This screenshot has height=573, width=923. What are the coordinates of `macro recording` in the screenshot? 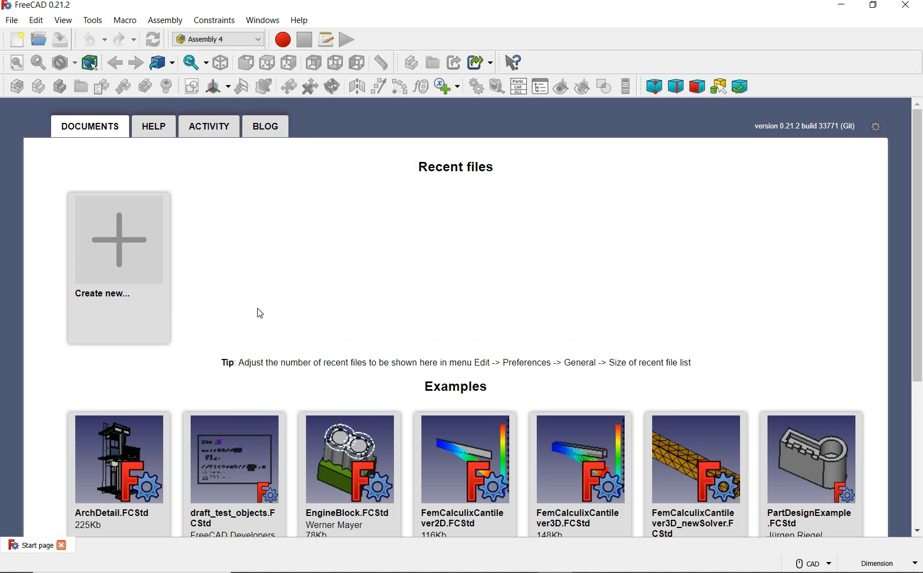 It's located at (281, 40).